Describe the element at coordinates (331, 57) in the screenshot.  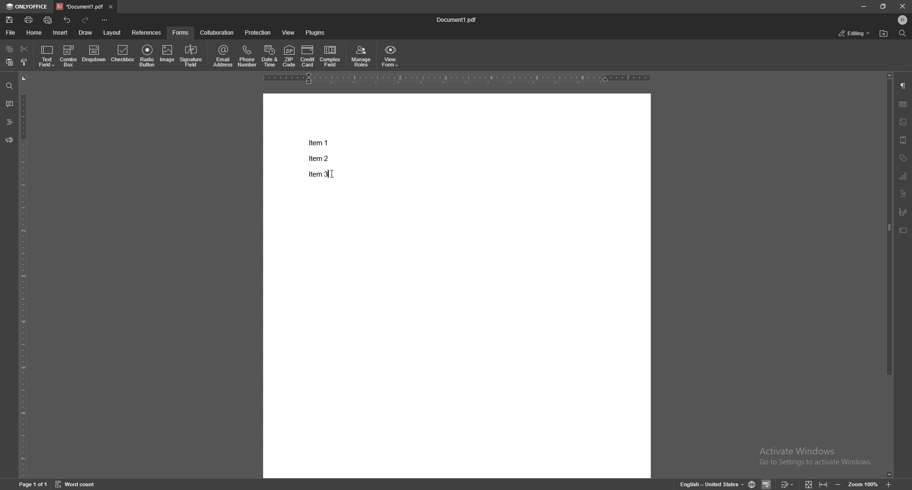
I see `complex field` at that location.